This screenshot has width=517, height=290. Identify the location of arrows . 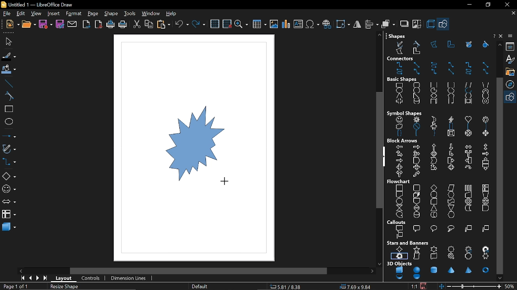
(8, 203).